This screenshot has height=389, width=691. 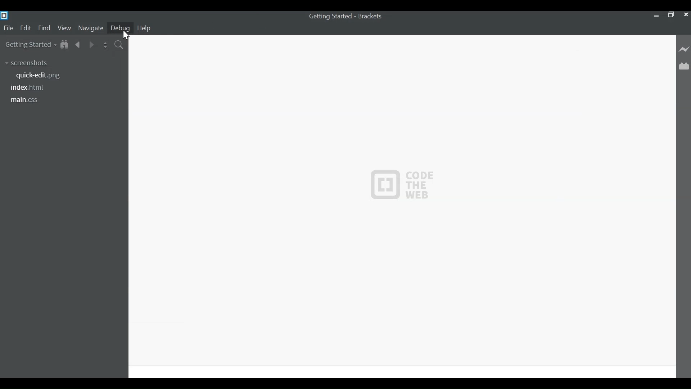 What do you see at coordinates (684, 66) in the screenshot?
I see `Manage Extensions` at bounding box center [684, 66].